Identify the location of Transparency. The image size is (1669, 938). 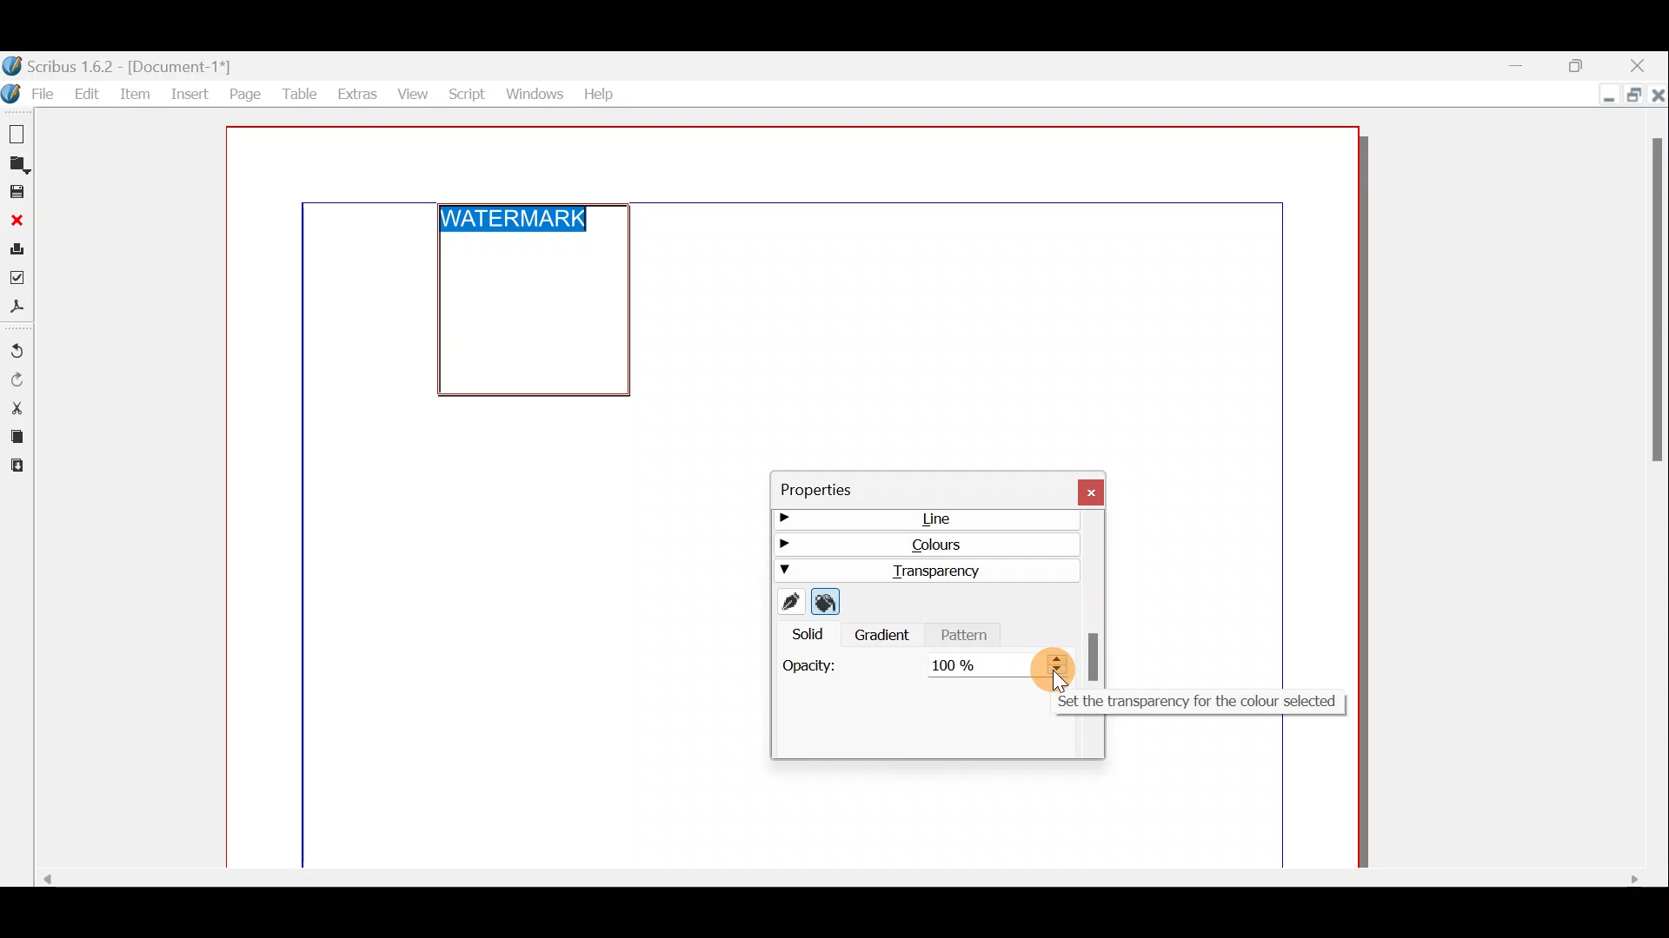
(927, 571).